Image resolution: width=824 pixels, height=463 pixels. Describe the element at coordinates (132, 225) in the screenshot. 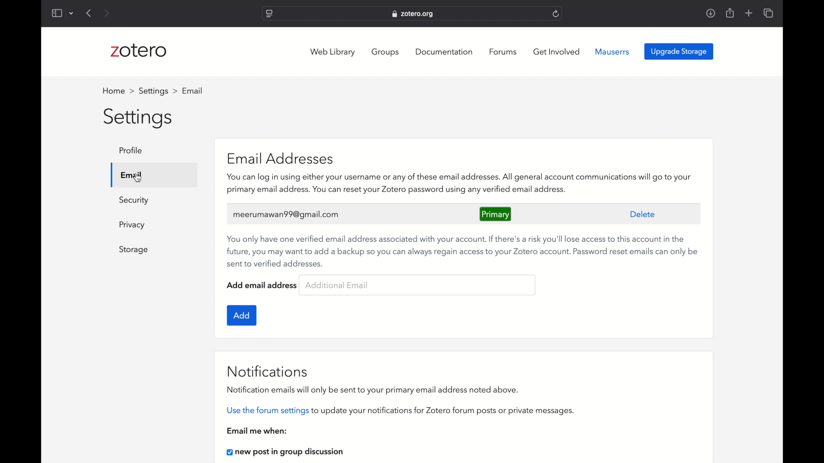

I see `` at that location.